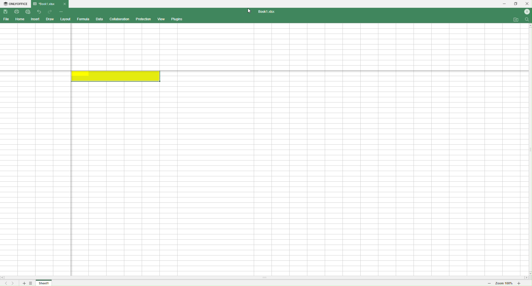 This screenshot has width=532, height=286. I want to click on Close, so click(527, 3).